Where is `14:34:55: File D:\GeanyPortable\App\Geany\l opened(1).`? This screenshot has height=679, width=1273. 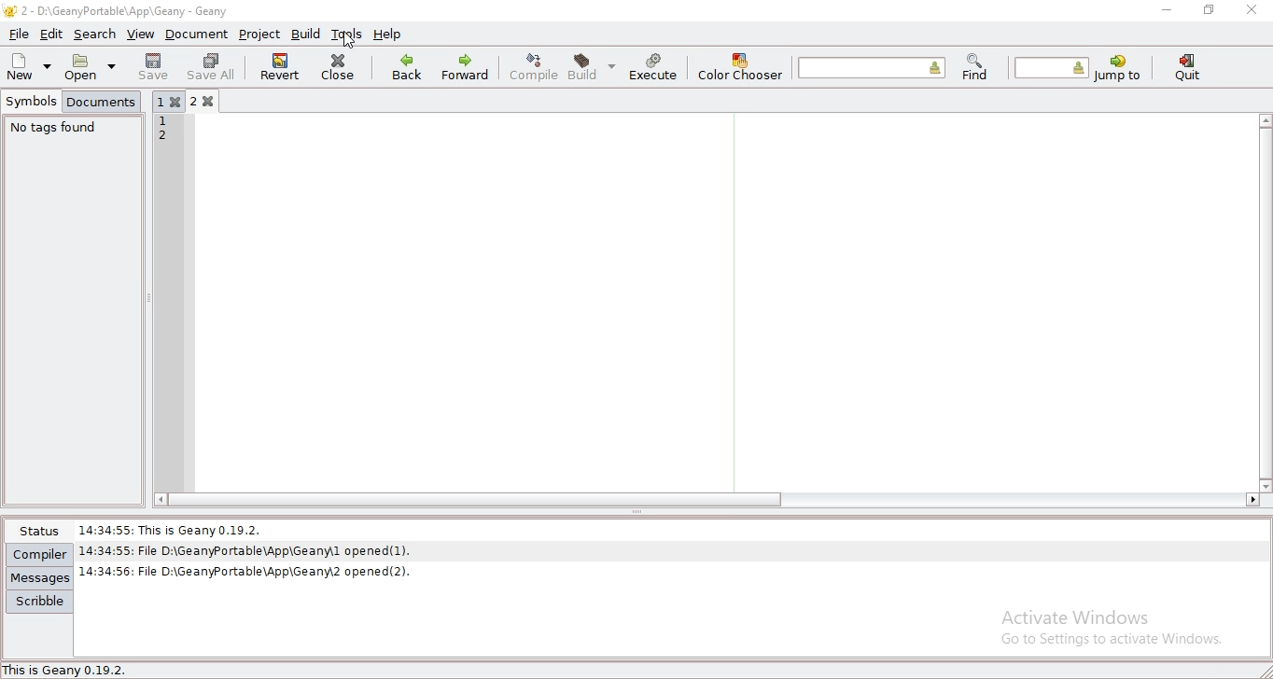
14:34:55: File D:\GeanyPortable\App\Geany\l opened(1). is located at coordinates (246, 548).